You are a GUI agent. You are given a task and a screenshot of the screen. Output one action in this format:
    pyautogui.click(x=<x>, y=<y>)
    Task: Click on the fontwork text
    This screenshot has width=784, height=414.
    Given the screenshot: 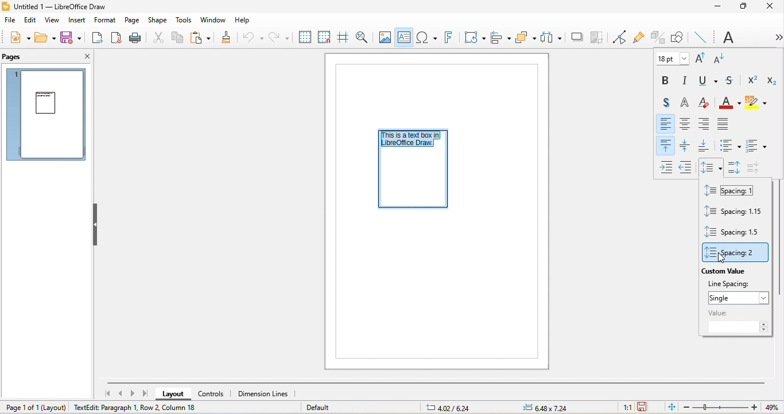 What is the action you would take?
    pyautogui.click(x=448, y=38)
    